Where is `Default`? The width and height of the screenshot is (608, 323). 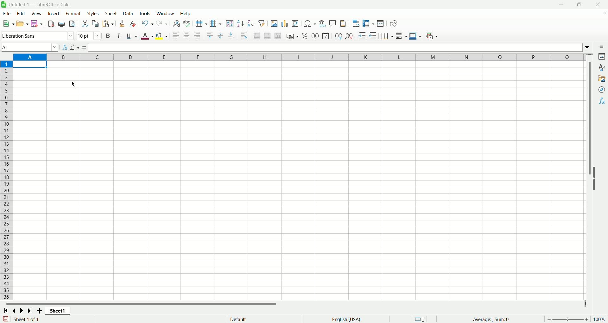 Default is located at coordinates (262, 319).